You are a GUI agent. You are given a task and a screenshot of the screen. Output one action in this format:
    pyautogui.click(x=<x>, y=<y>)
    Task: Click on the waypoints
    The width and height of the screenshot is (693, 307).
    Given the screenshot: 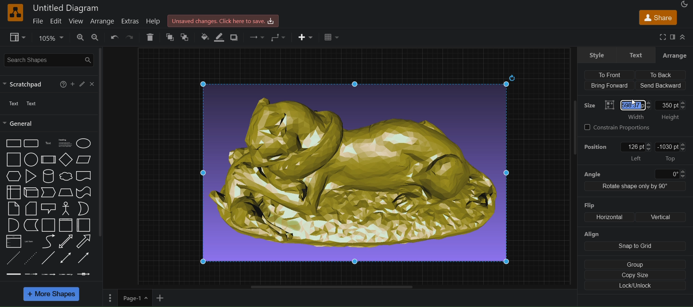 What is the action you would take?
    pyautogui.click(x=256, y=38)
    